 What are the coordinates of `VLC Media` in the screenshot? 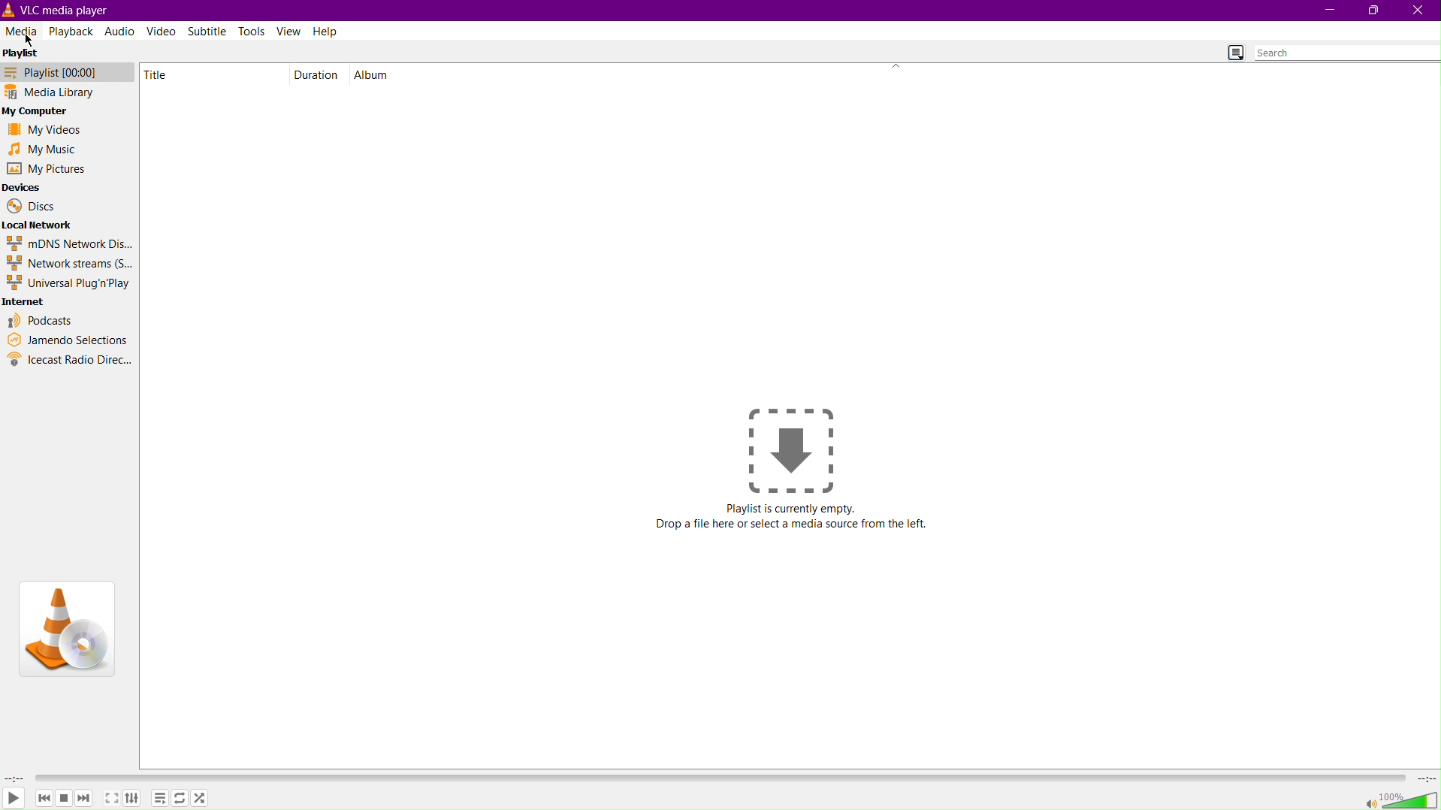 It's located at (71, 9).